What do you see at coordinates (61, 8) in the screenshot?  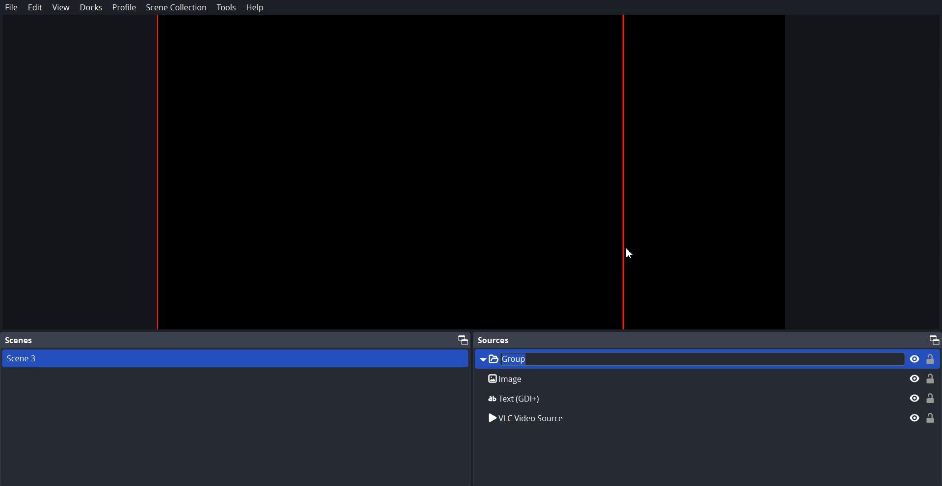 I see `View` at bounding box center [61, 8].